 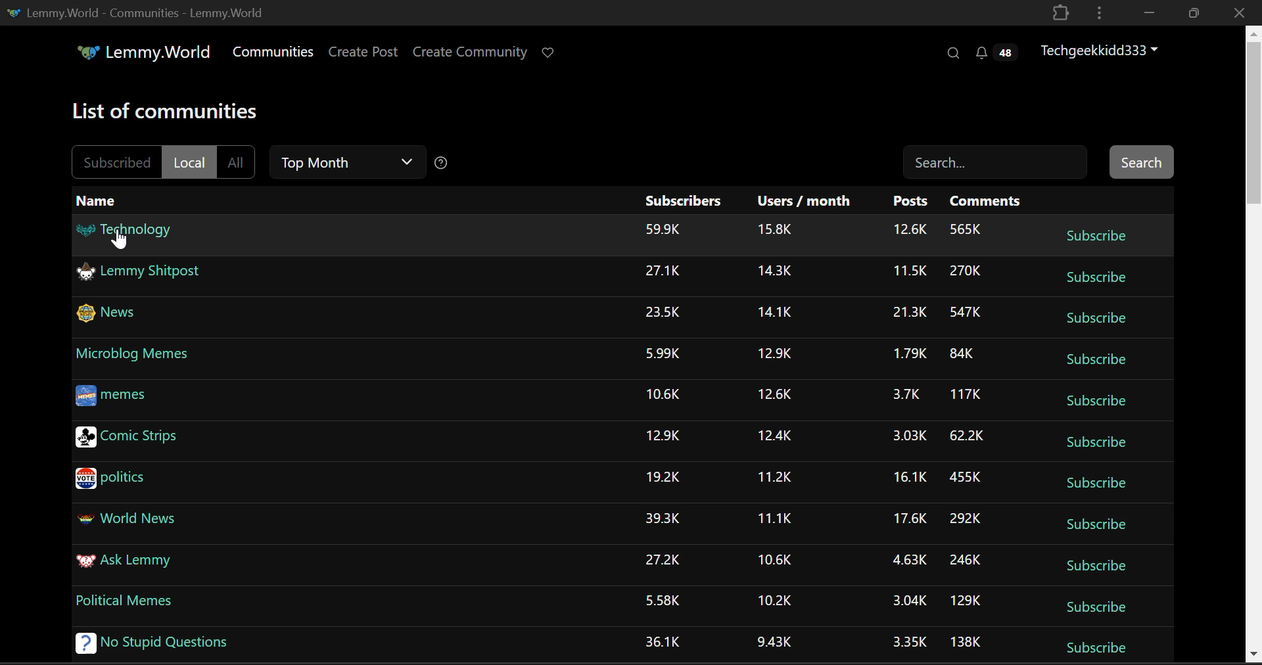 I want to click on Search, so click(x=952, y=53).